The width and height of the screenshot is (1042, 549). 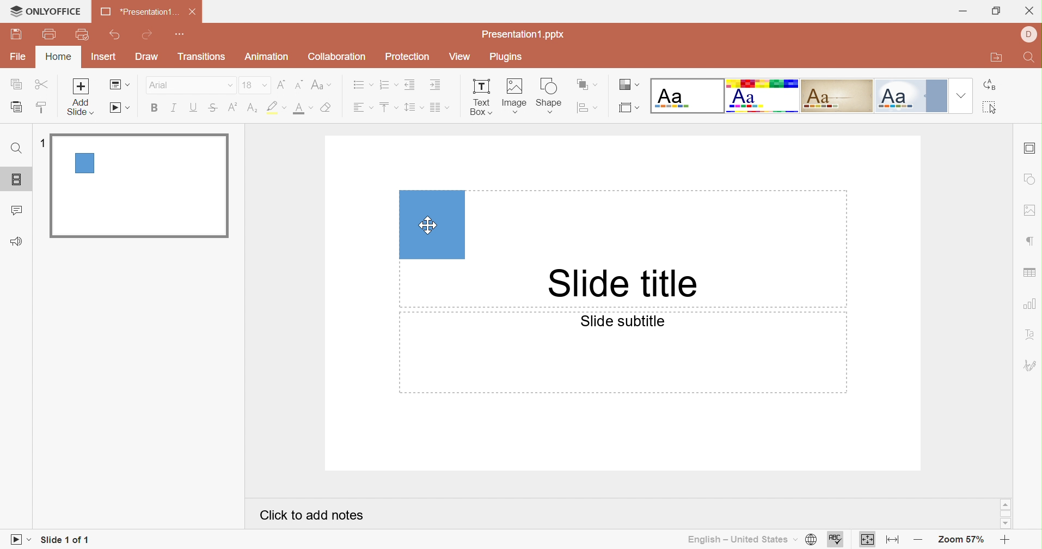 I want to click on Plugins, so click(x=505, y=57).